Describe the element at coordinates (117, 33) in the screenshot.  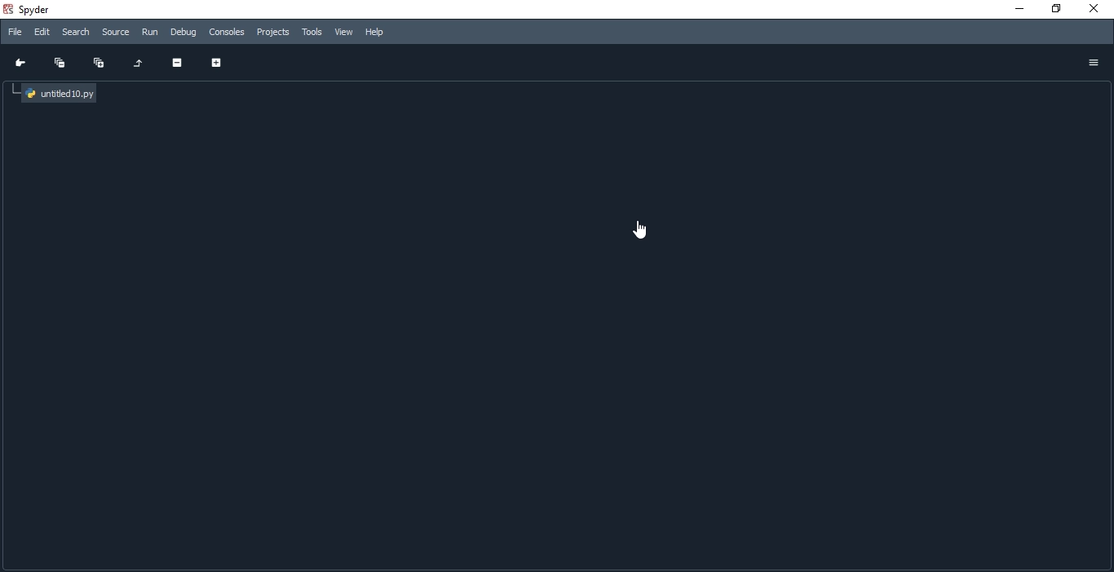
I see `source` at that location.